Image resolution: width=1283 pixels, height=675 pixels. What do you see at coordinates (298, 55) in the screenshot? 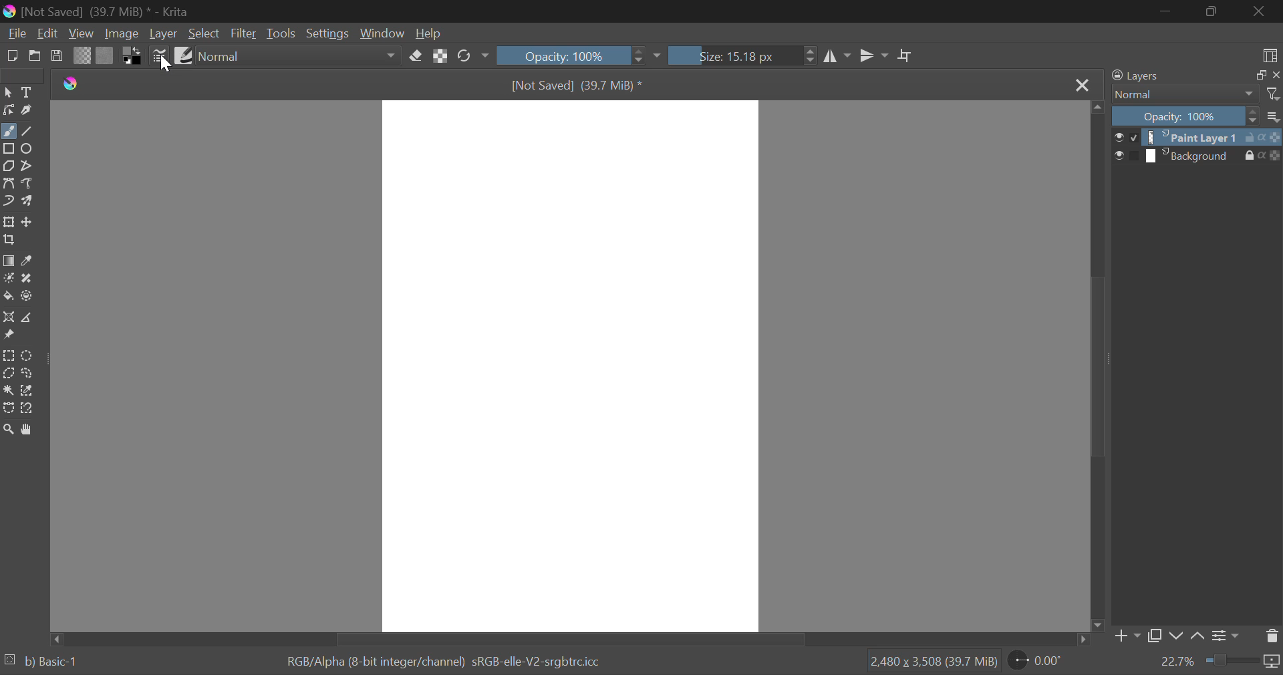
I see `Blending Mode` at bounding box center [298, 55].